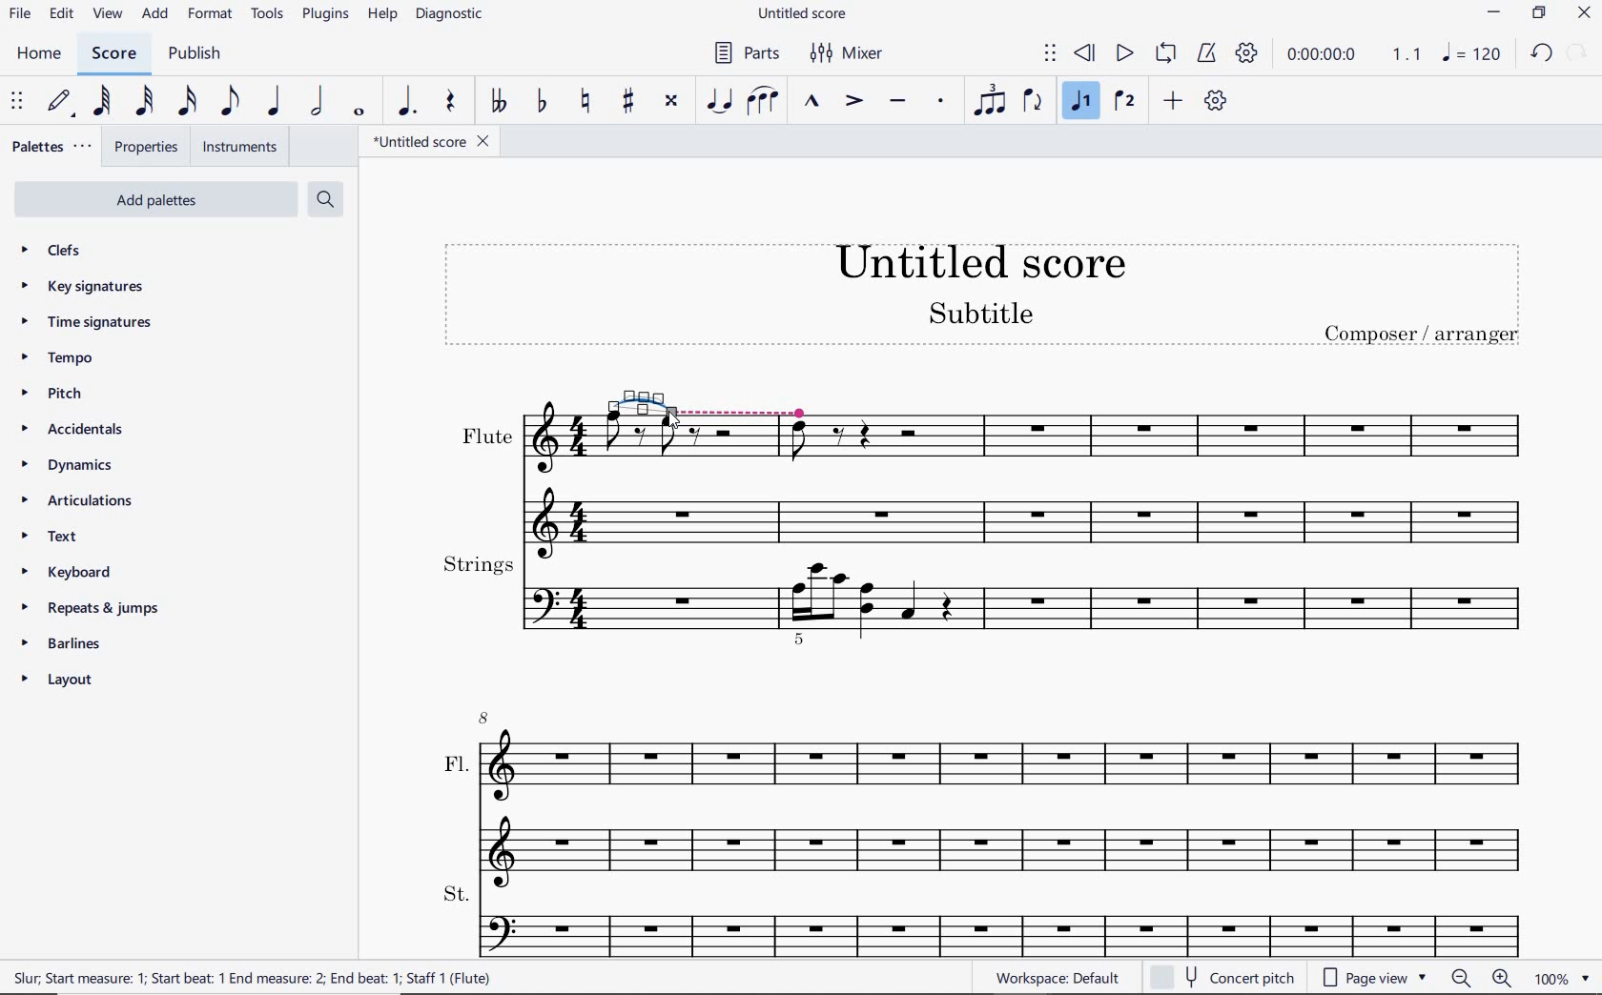 The image size is (1602, 995). What do you see at coordinates (706, 482) in the screenshot?
I see `flute` at bounding box center [706, 482].